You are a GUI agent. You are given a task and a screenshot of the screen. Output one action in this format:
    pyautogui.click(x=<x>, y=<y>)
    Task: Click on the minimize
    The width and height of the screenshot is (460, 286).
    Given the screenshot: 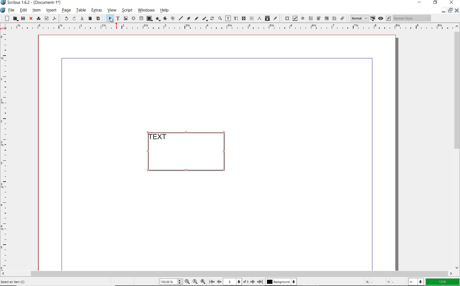 What is the action you would take?
    pyautogui.click(x=450, y=10)
    